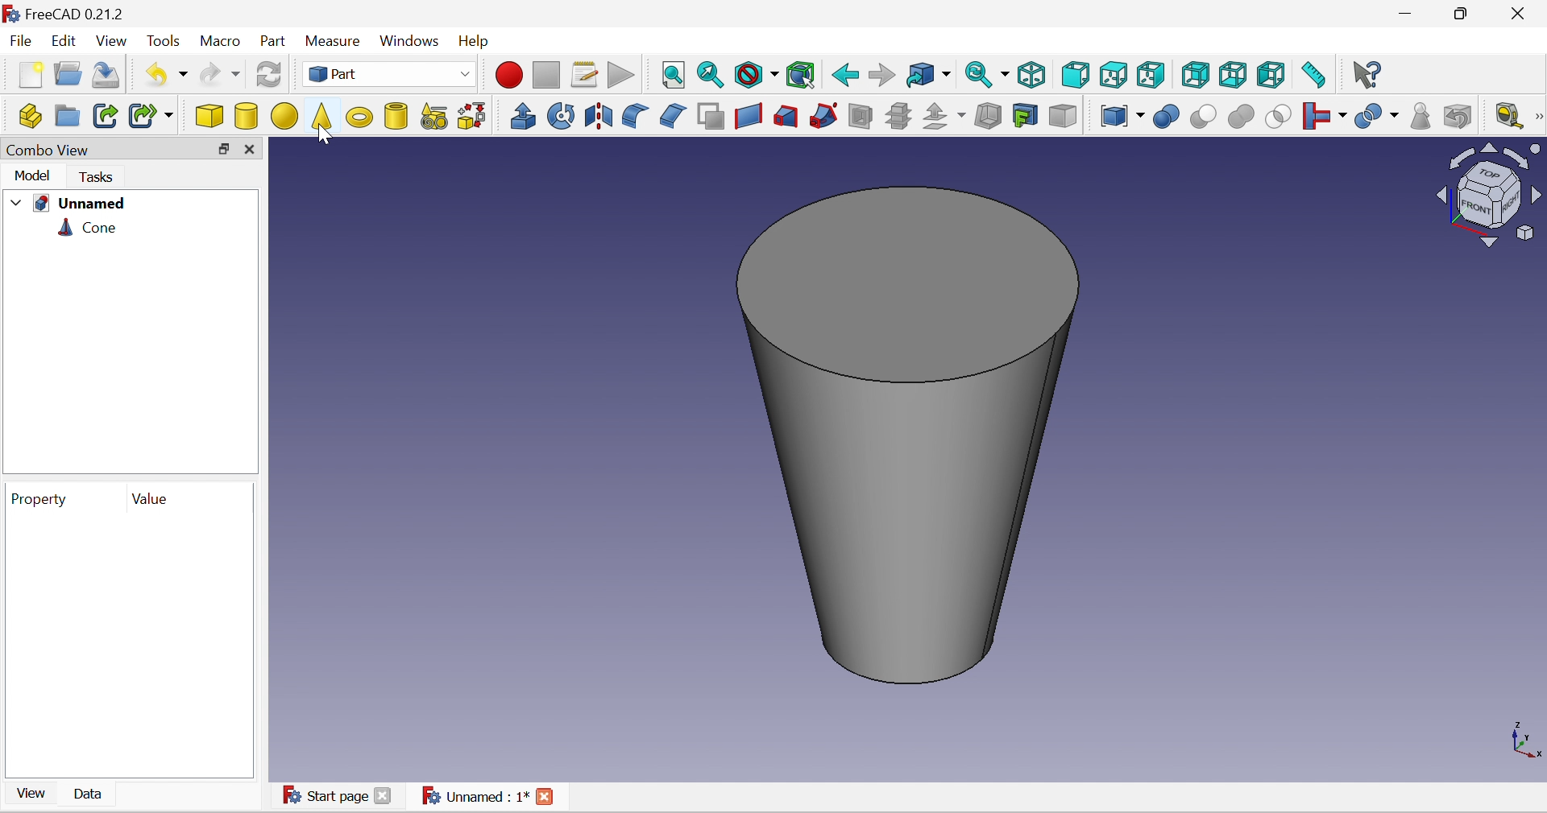 Image resolution: width=1547 pixels, height=813 pixels. What do you see at coordinates (1151, 74) in the screenshot?
I see `Right` at bounding box center [1151, 74].